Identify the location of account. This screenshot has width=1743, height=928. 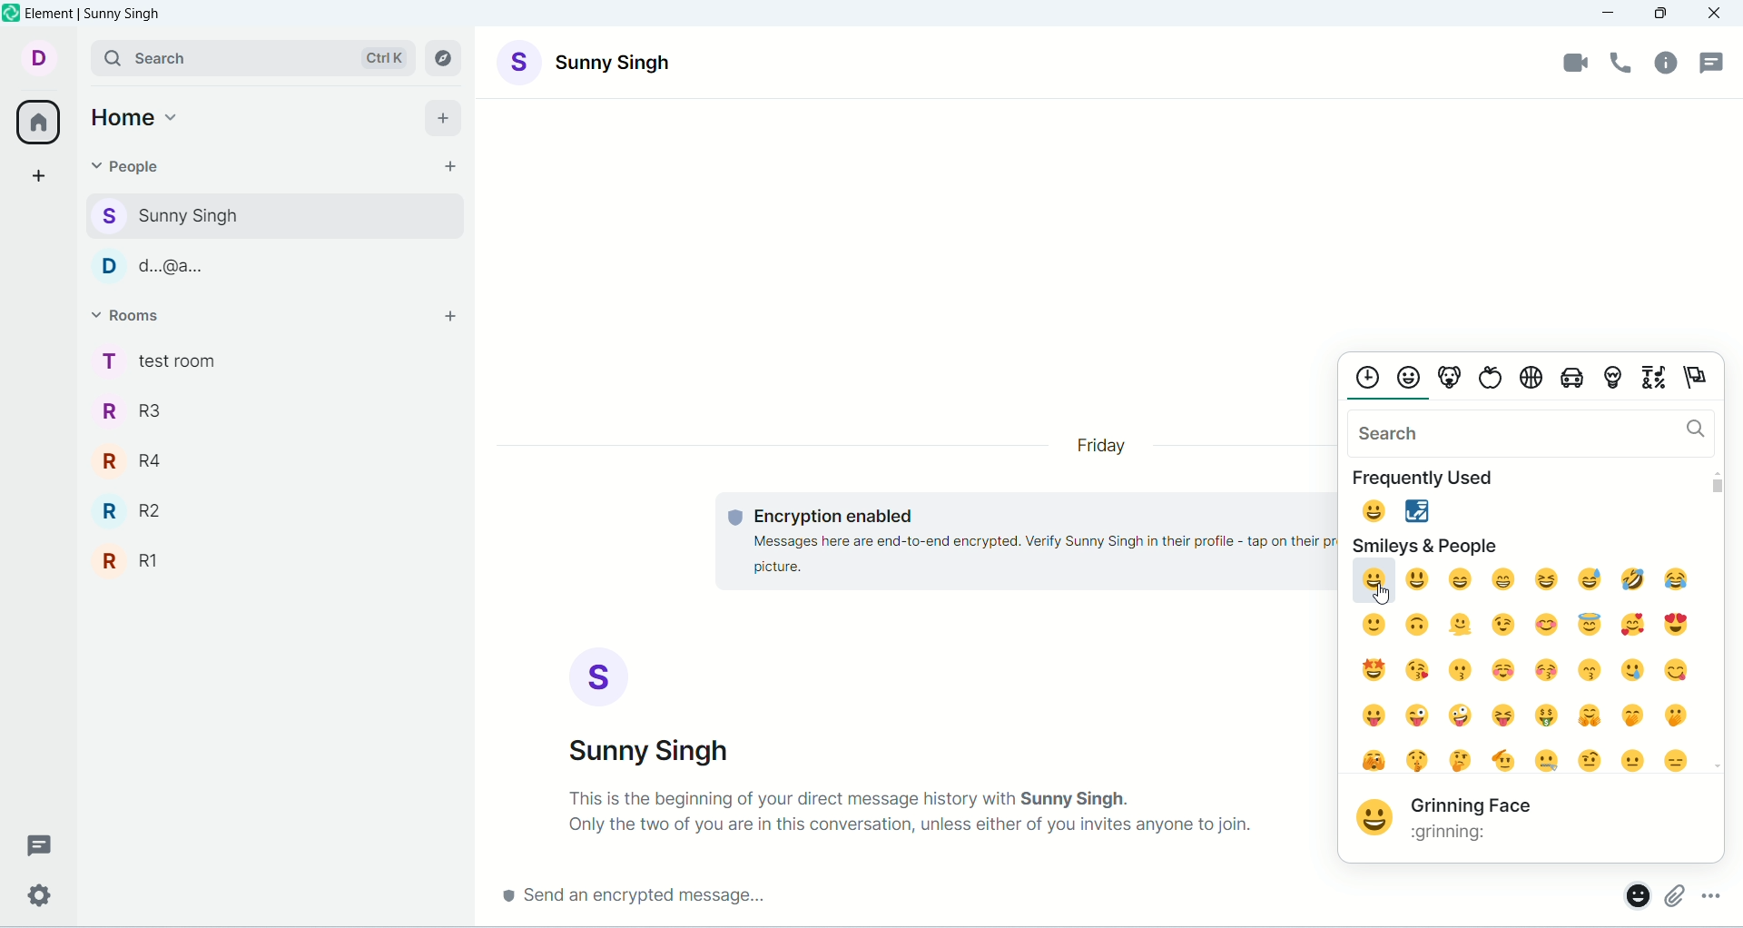
(655, 706).